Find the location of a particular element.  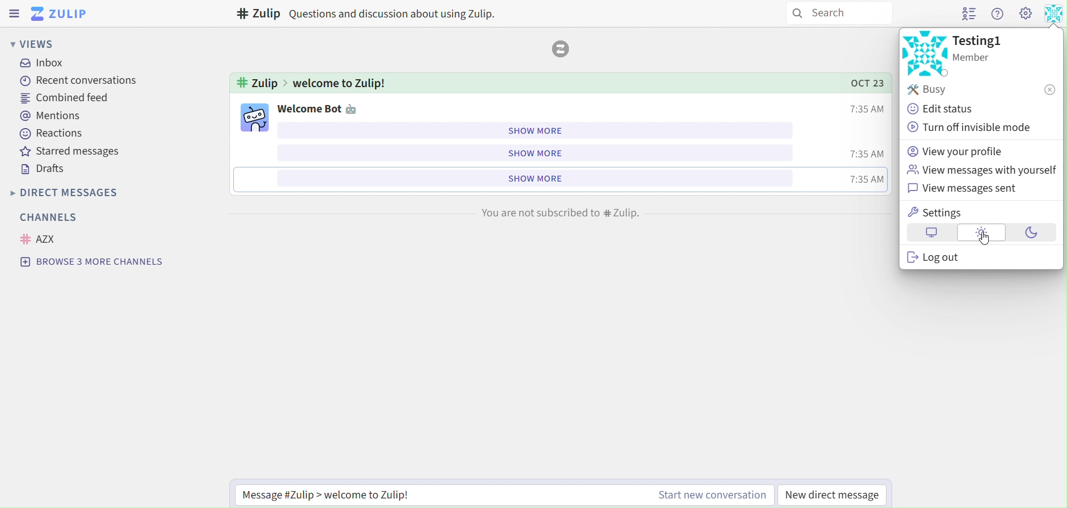

view messages with yourself is located at coordinates (982, 171).